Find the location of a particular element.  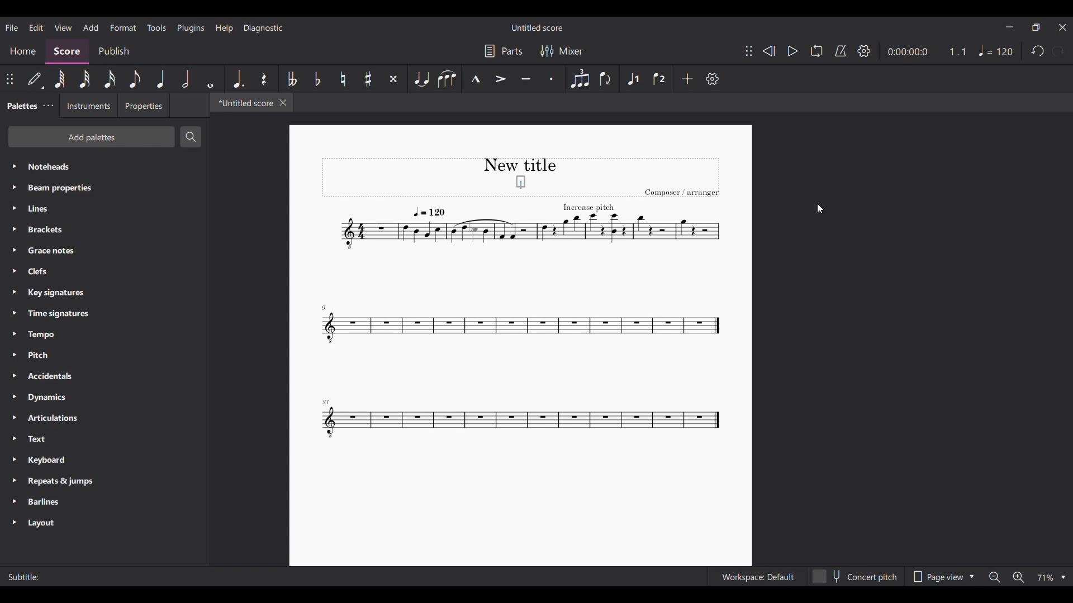

Change position is located at coordinates (10, 79).